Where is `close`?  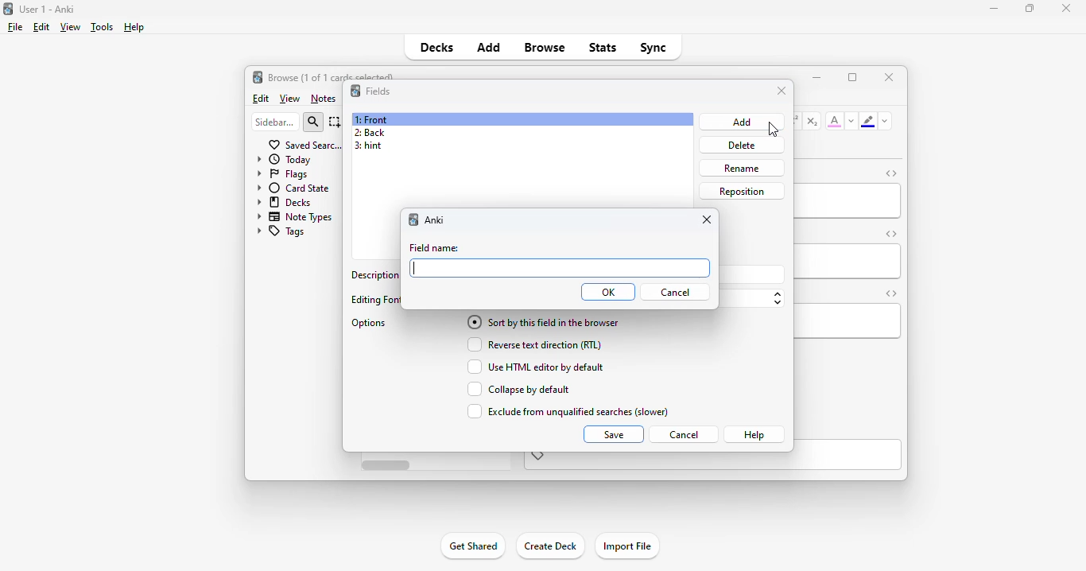
close is located at coordinates (890, 76).